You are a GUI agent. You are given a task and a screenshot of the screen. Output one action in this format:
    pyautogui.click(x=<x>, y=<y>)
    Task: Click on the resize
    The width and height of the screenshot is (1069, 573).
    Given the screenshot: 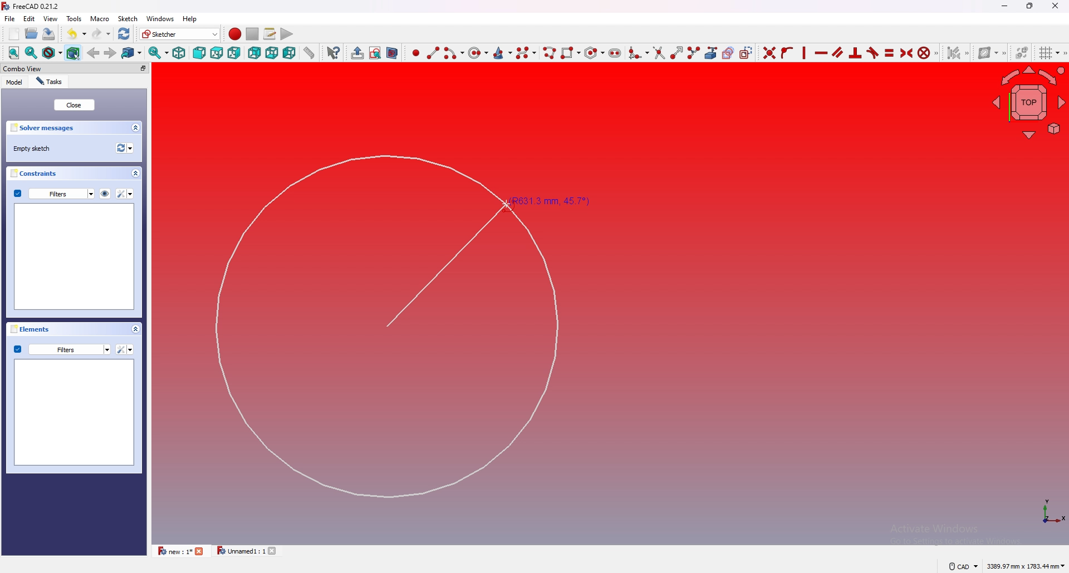 What is the action you would take?
    pyautogui.click(x=1031, y=6)
    